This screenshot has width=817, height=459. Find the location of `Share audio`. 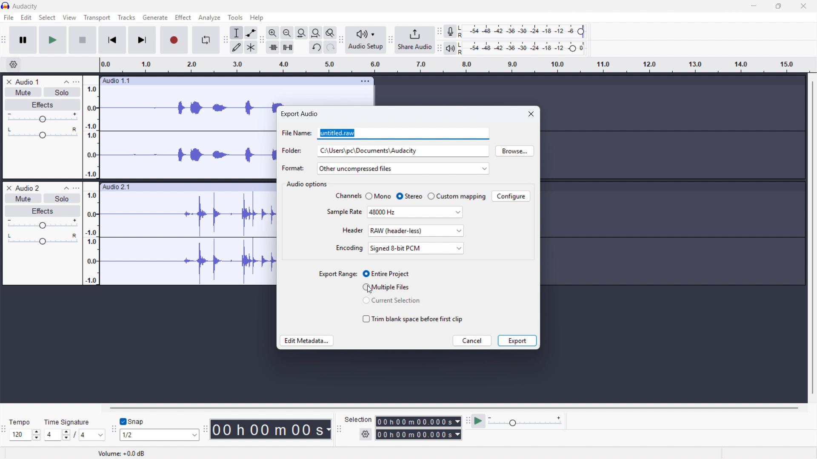

Share audio is located at coordinates (414, 40).